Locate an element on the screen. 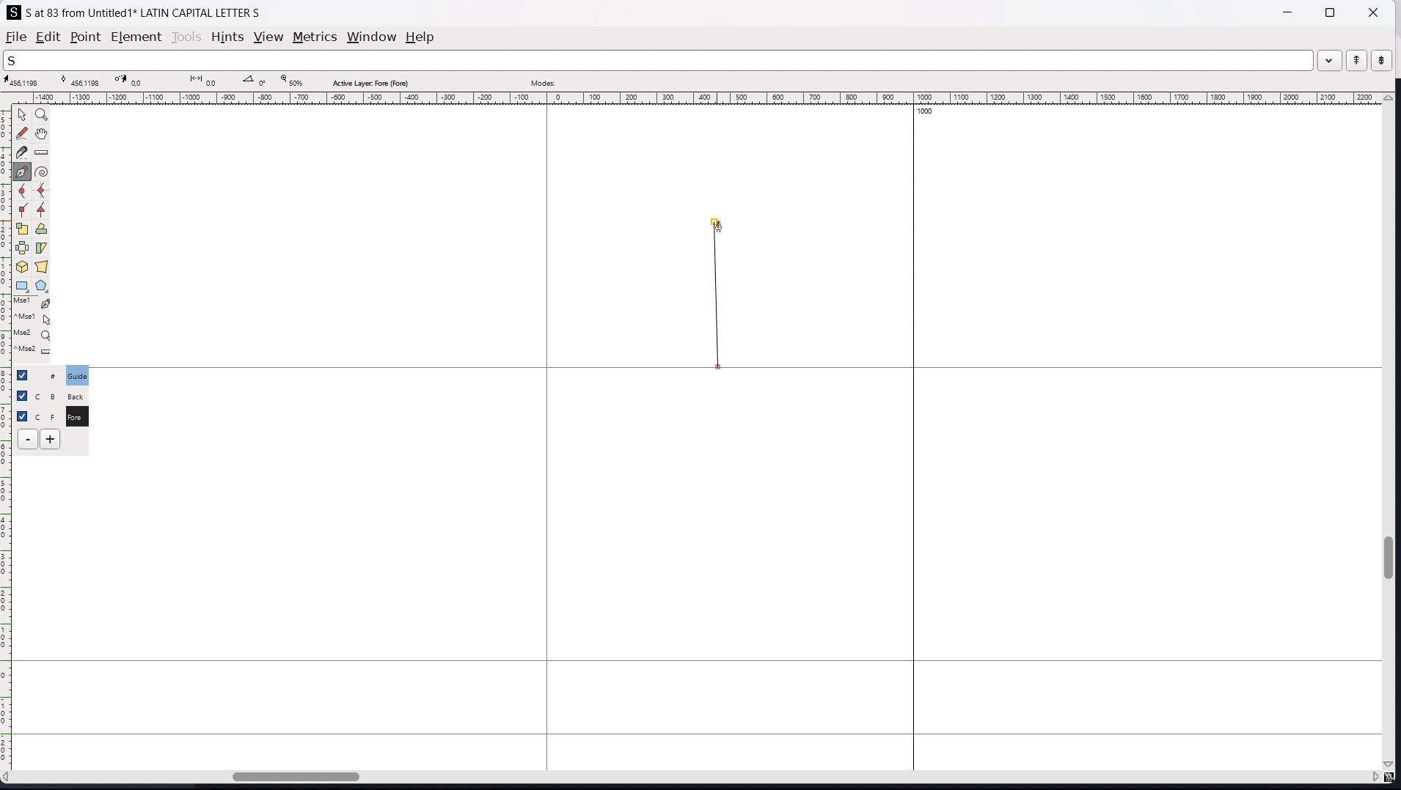  skew selection is located at coordinates (42, 249).